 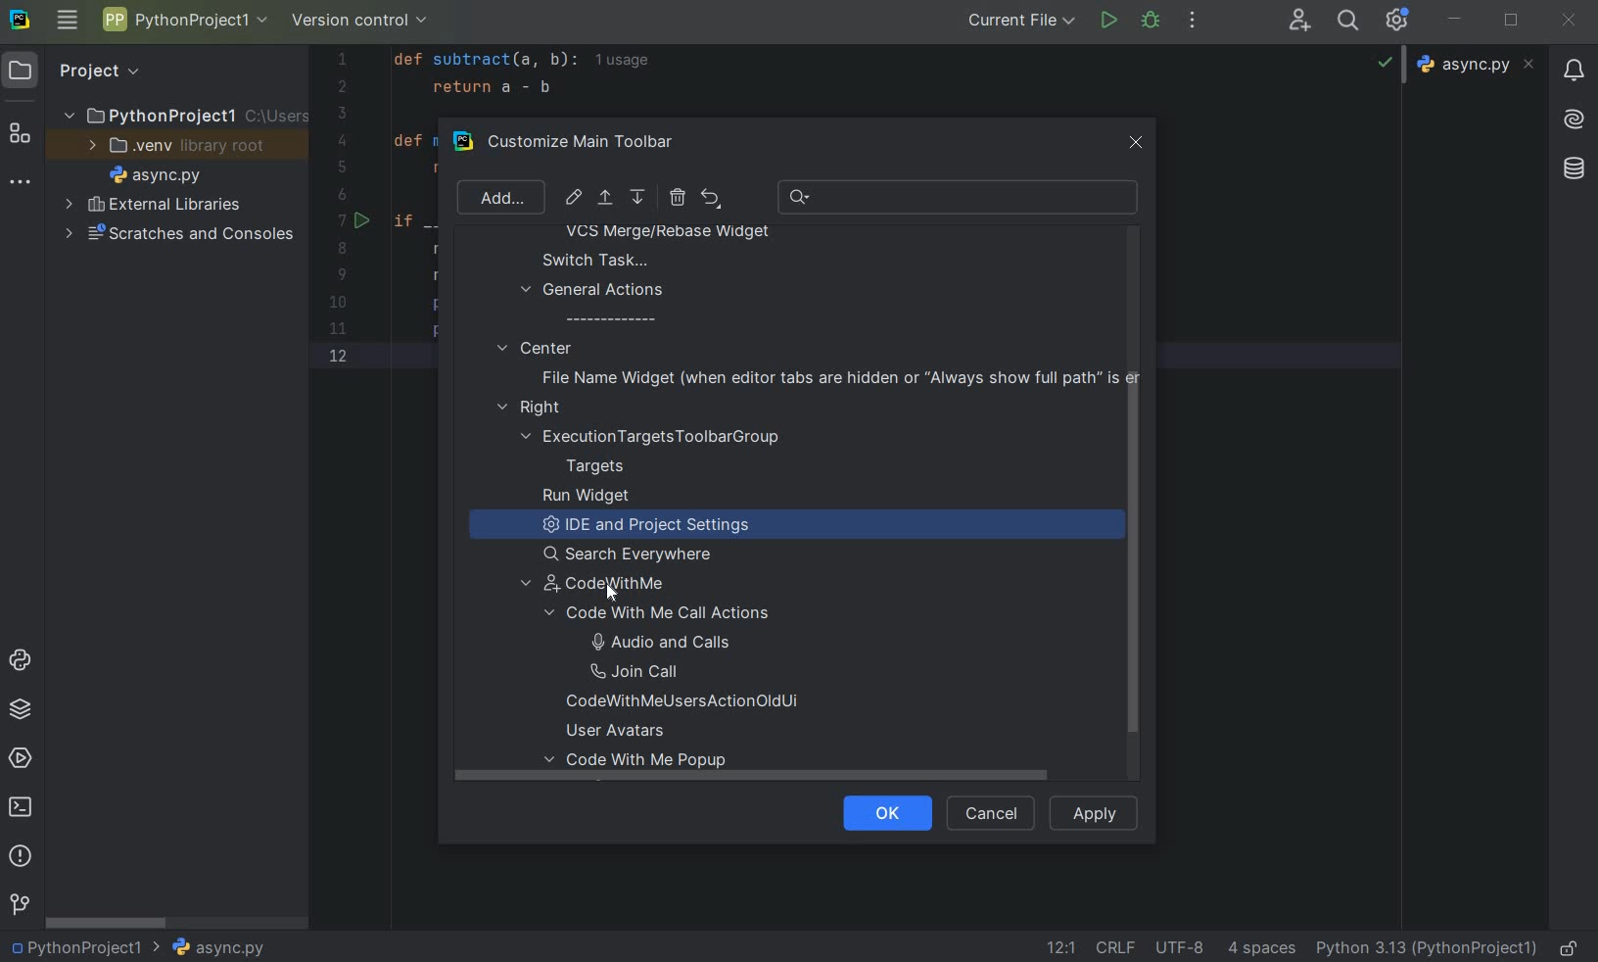 I want to click on , so click(x=1574, y=117).